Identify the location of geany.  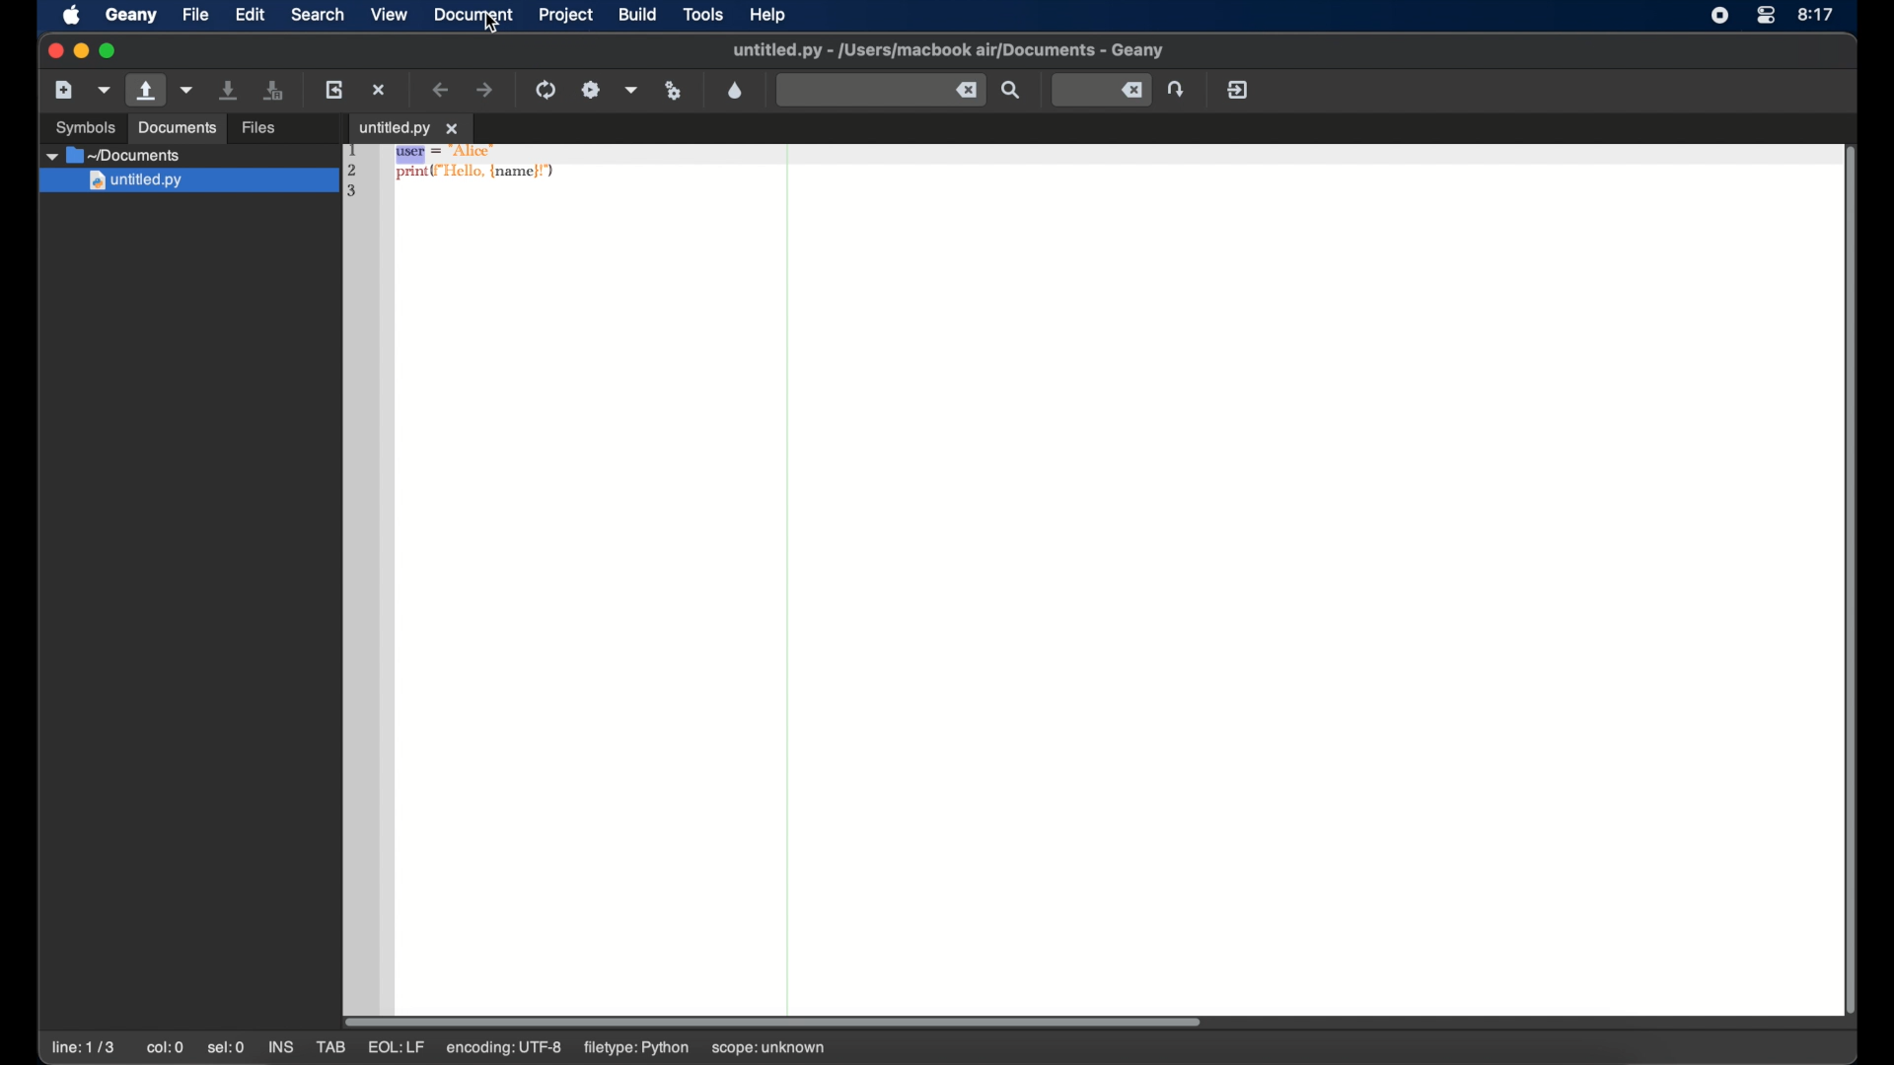
(131, 15).